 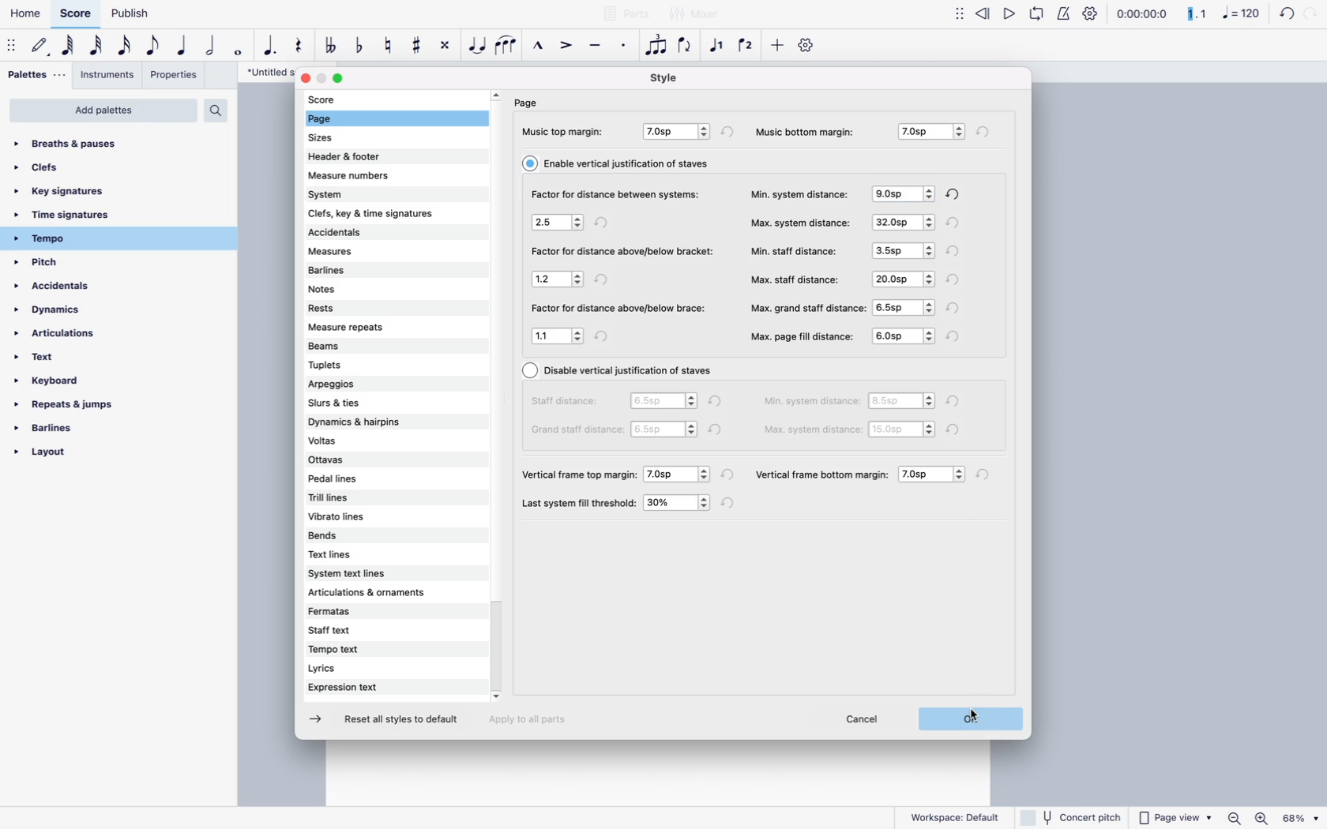 What do you see at coordinates (366, 253) in the screenshot?
I see `measures` at bounding box center [366, 253].